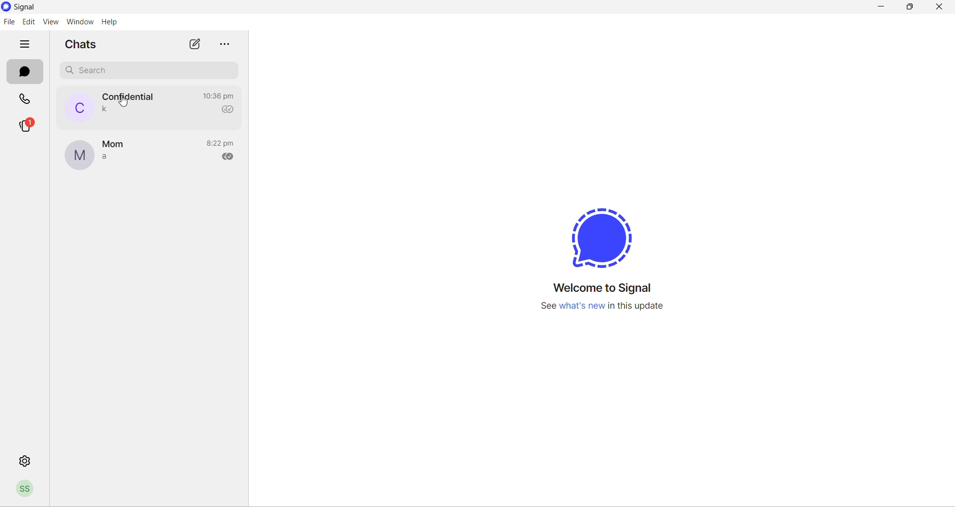  Describe the element at coordinates (221, 143) in the screenshot. I see `last message time` at that location.